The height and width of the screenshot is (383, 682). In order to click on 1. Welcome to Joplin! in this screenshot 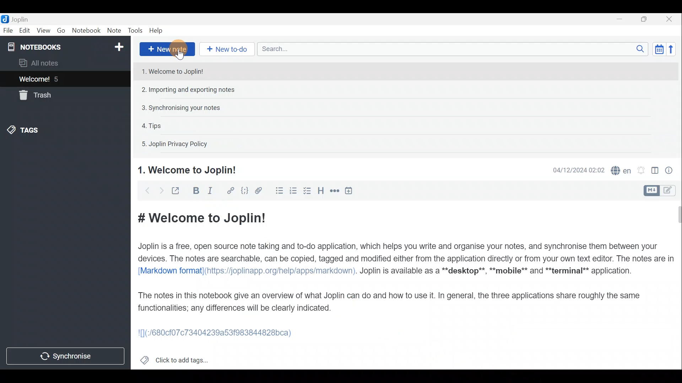, I will do `click(173, 71)`.